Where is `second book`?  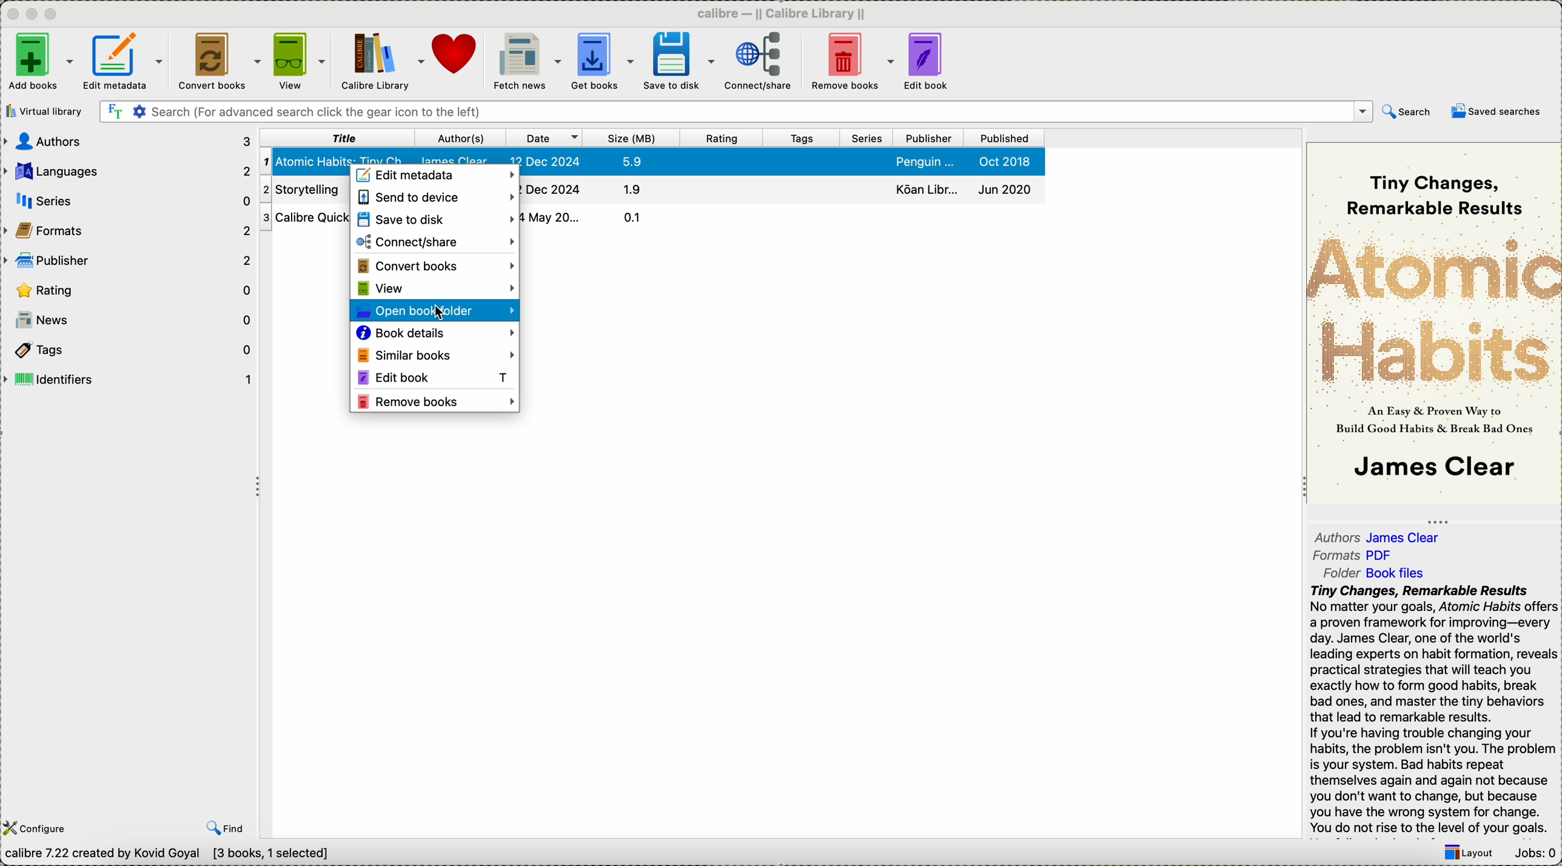
second book is located at coordinates (306, 190).